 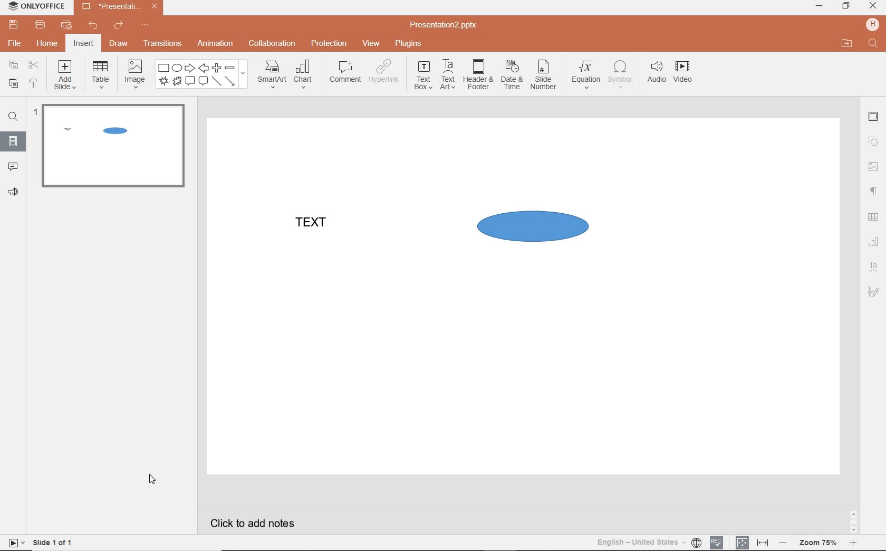 What do you see at coordinates (14, 140) in the screenshot?
I see `SLIDES` at bounding box center [14, 140].